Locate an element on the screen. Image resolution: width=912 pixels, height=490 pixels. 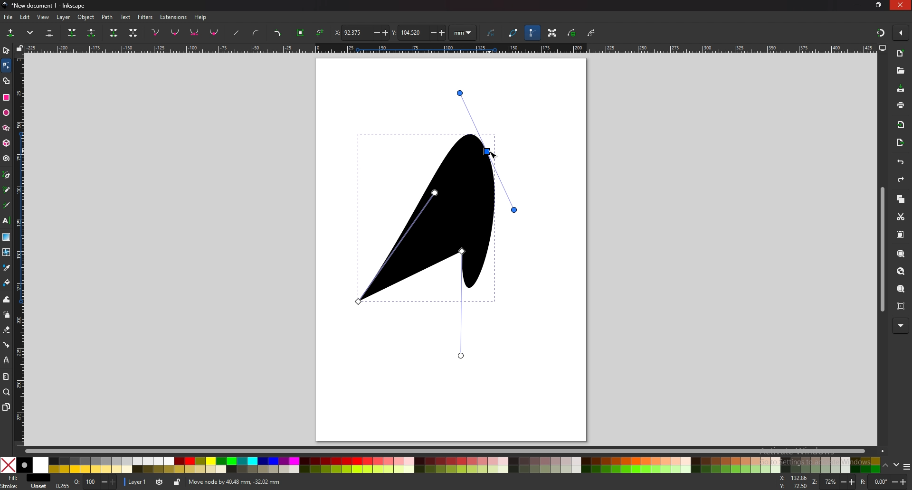
new is located at coordinates (900, 53).